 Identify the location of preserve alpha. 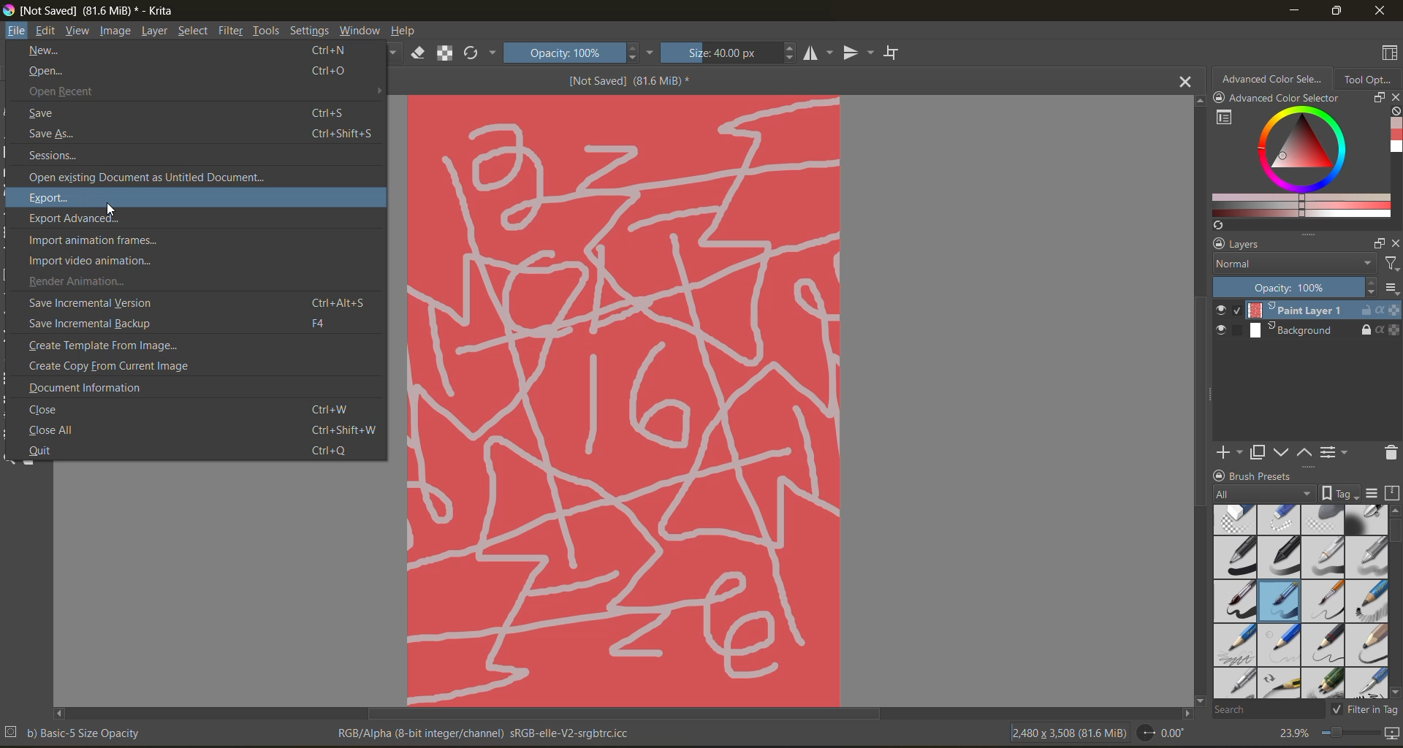
(445, 55).